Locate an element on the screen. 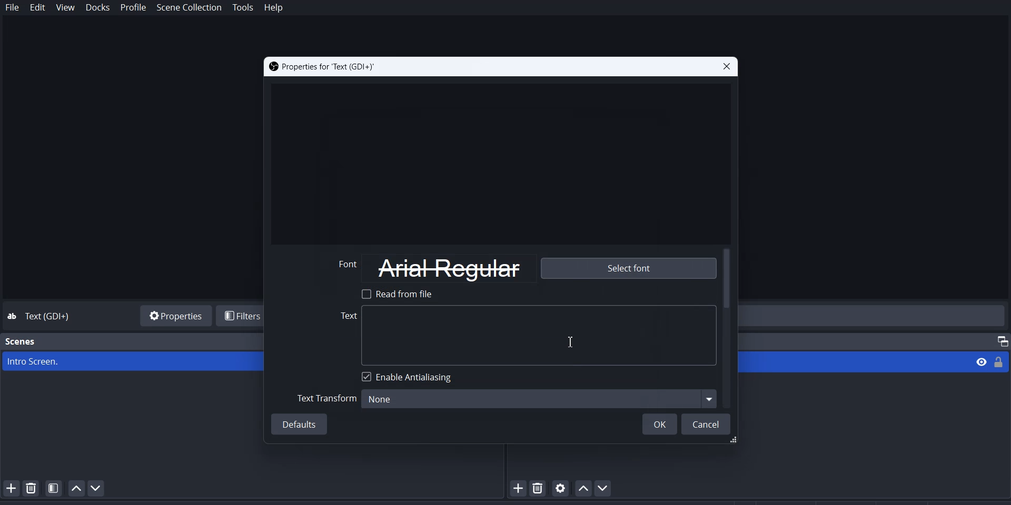 The image size is (1011, 505). Remove selected Source is located at coordinates (539, 488).